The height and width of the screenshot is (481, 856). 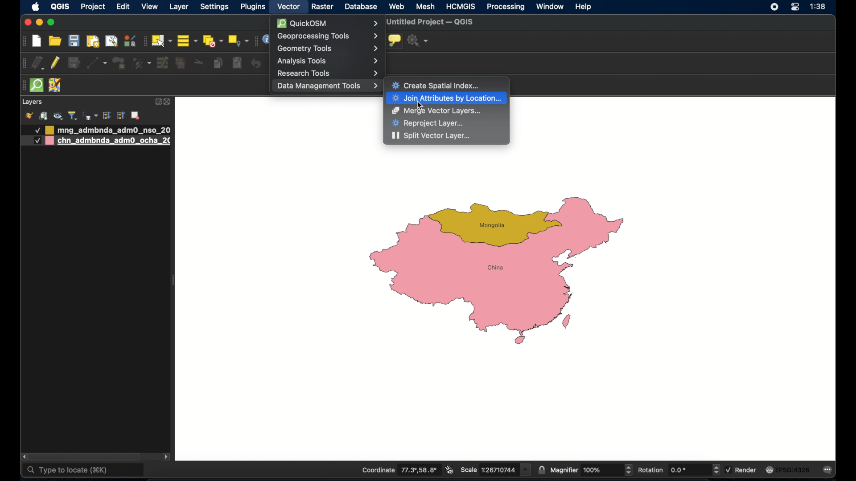 I want to click on save project, so click(x=74, y=41).